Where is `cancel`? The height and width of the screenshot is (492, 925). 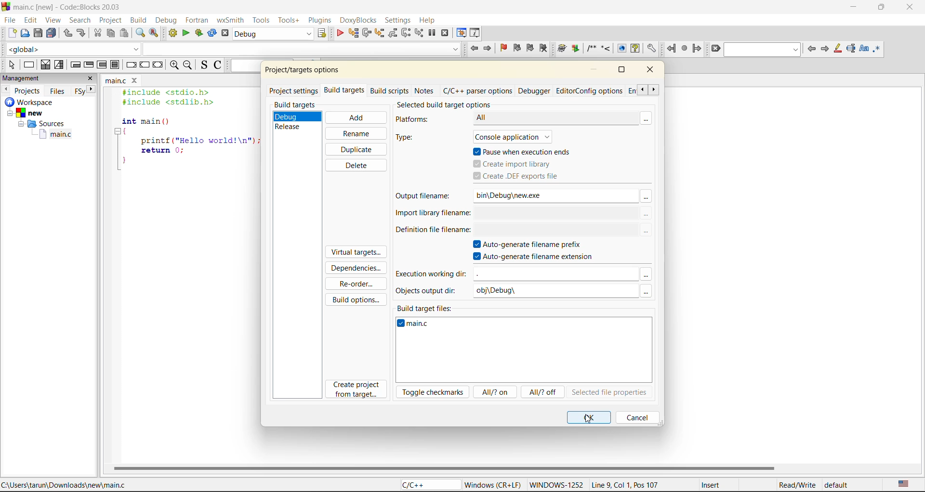 cancel is located at coordinates (635, 417).